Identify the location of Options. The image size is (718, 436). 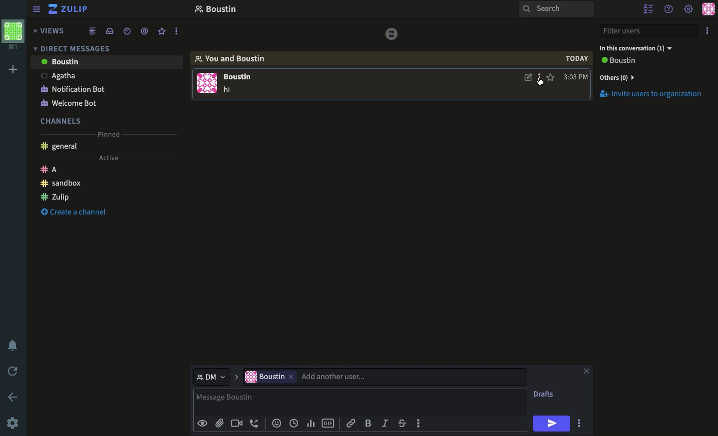
(708, 32).